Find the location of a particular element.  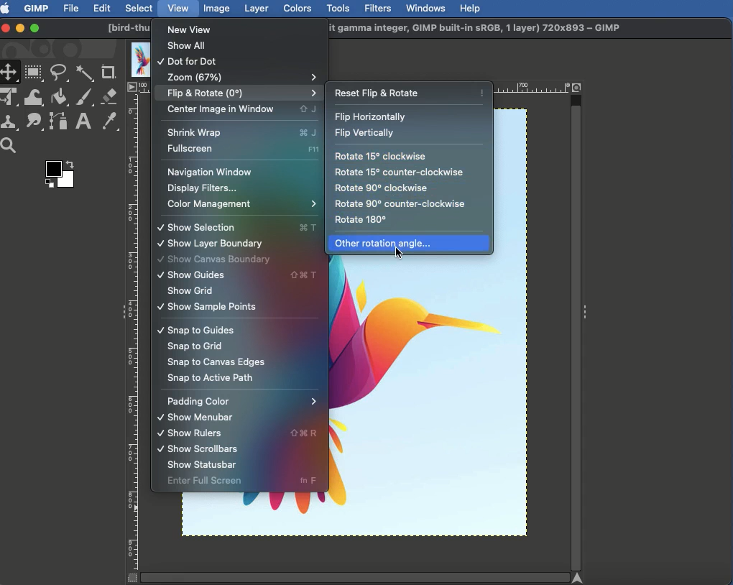

Navigation window is located at coordinates (208, 173).